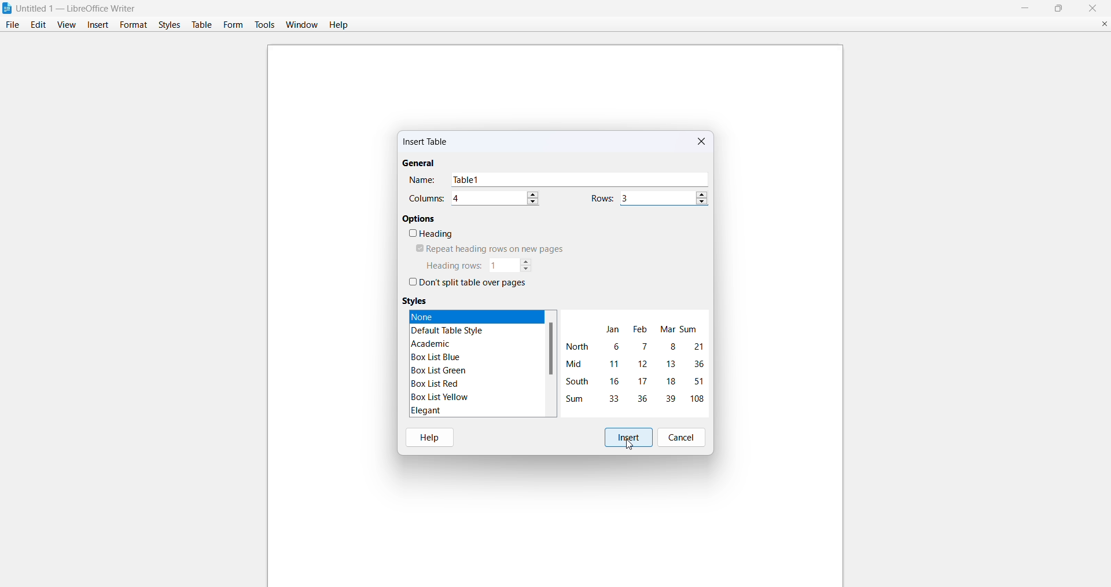  Describe the element at coordinates (265, 24) in the screenshot. I see `tools` at that location.